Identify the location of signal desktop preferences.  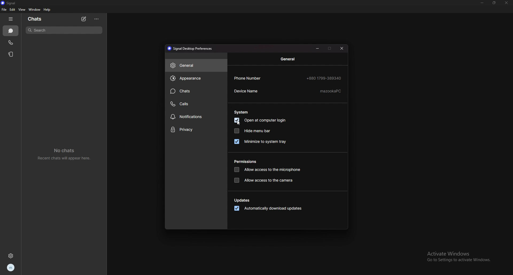
(191, 49).